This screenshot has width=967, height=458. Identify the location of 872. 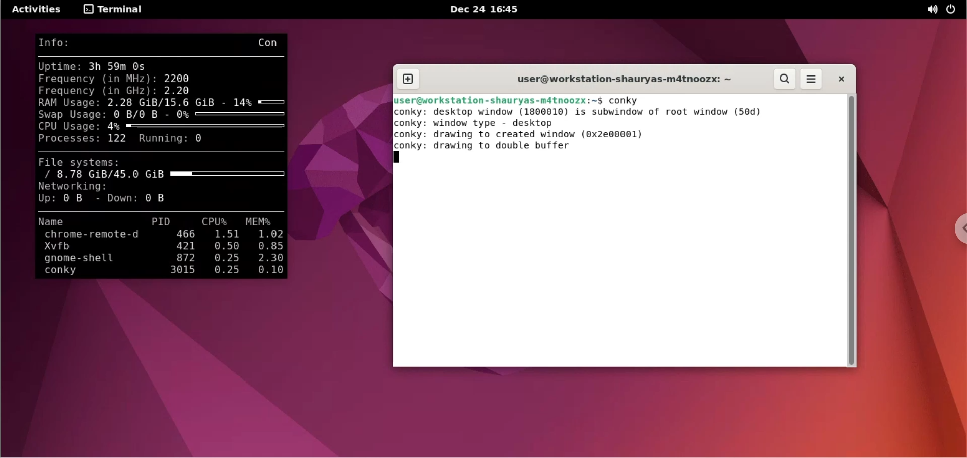
(184, 258).